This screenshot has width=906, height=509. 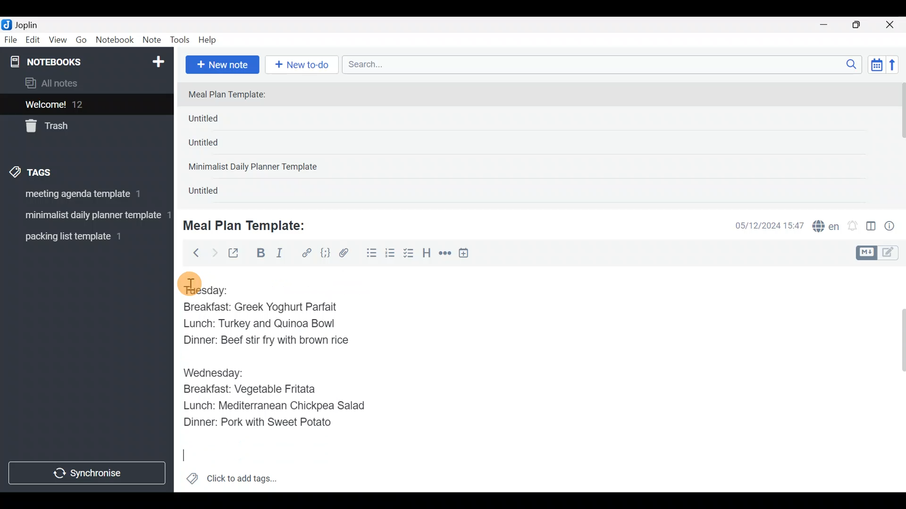 I want to click on Edit, so click(x=33, y=41).